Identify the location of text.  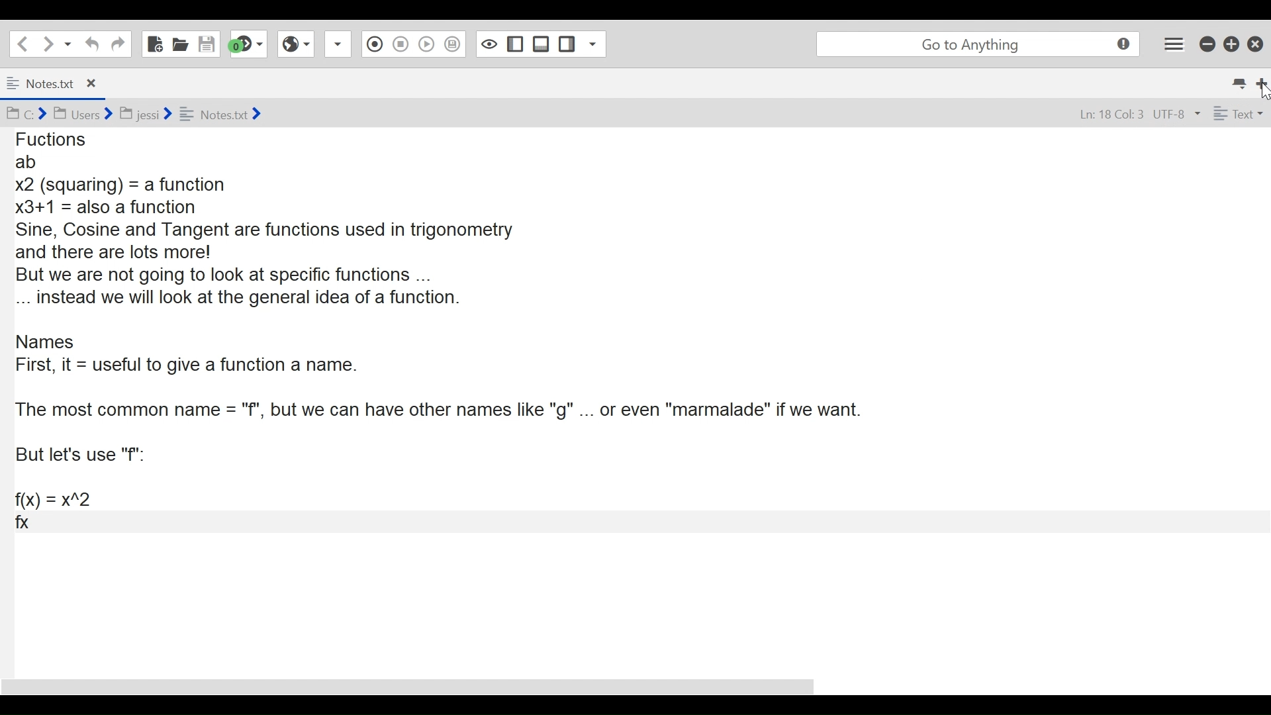
(1236, 114).